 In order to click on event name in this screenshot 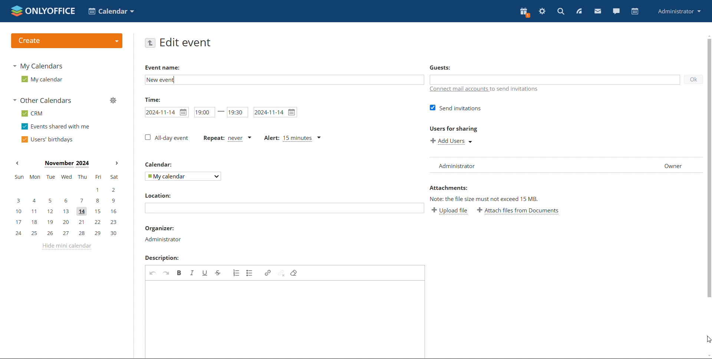, I will do `click(163, 67)`.